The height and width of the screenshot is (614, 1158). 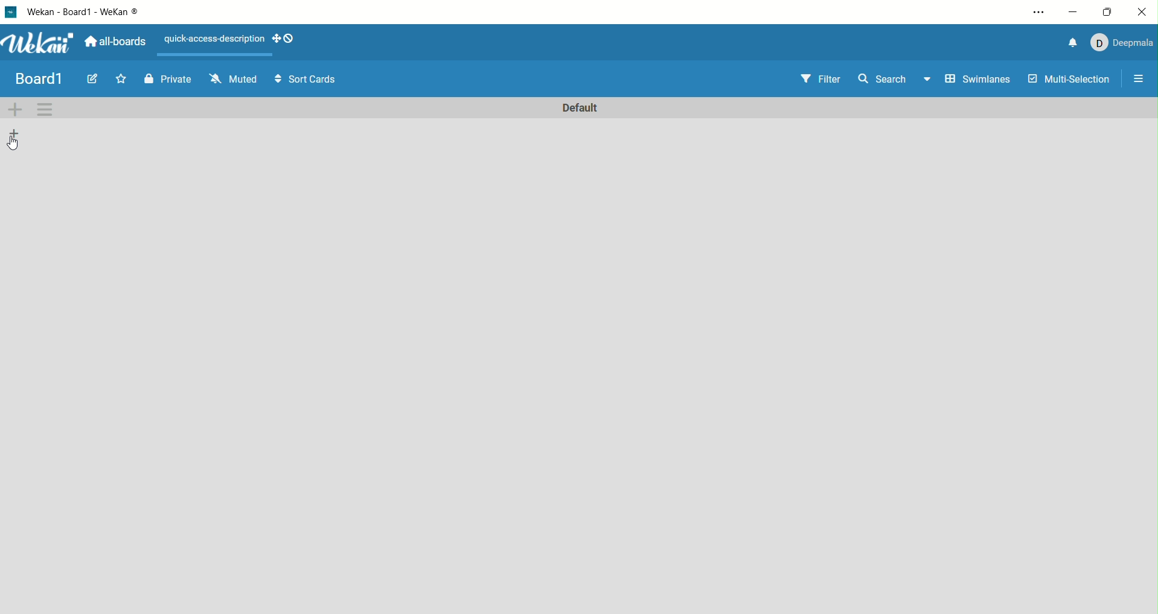 What do you see at coordinates (582, 109) in the screenshot?
I see `default` at bounding box center [582, 109].